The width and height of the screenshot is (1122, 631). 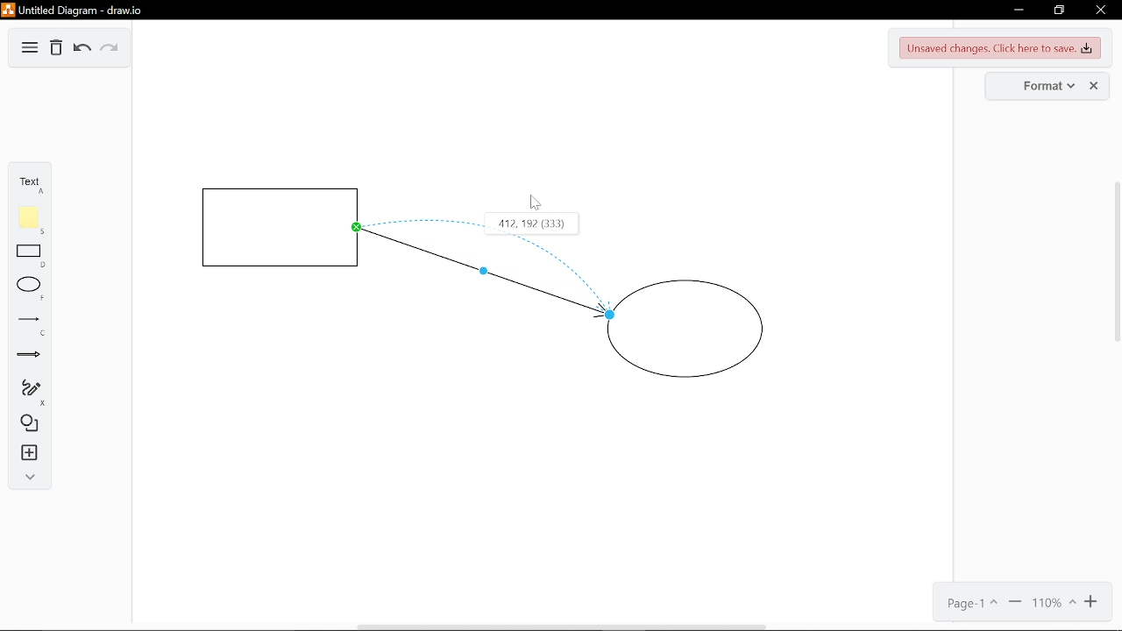 I want to click on Minimize, so click(x=1016, y=9).